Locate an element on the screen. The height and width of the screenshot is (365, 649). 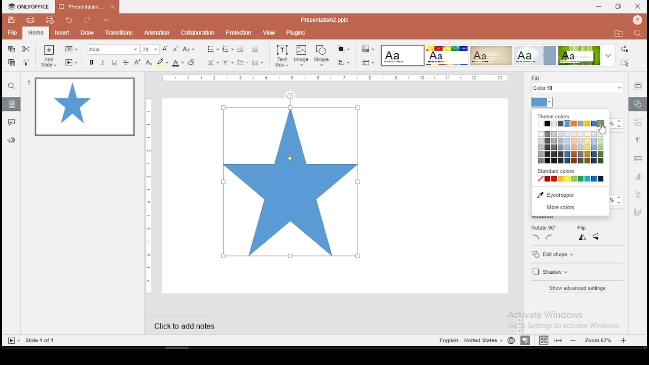
fit to width is located at coordinates (544, 340).